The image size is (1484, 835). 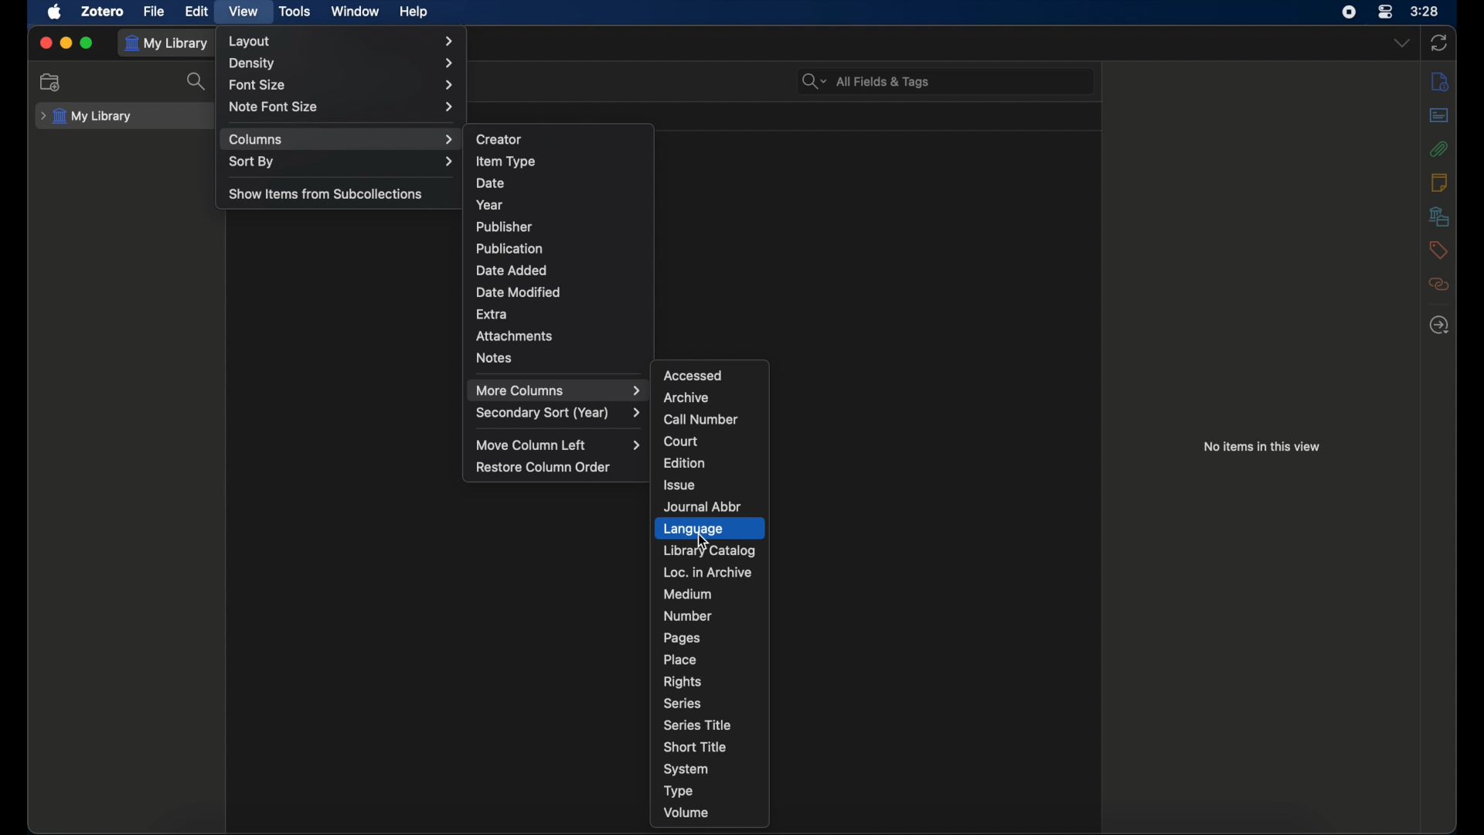 What do you see at coordinates (1438, 114) in the screenshot?
I see `abstract` at bounding box center [1438, 114].